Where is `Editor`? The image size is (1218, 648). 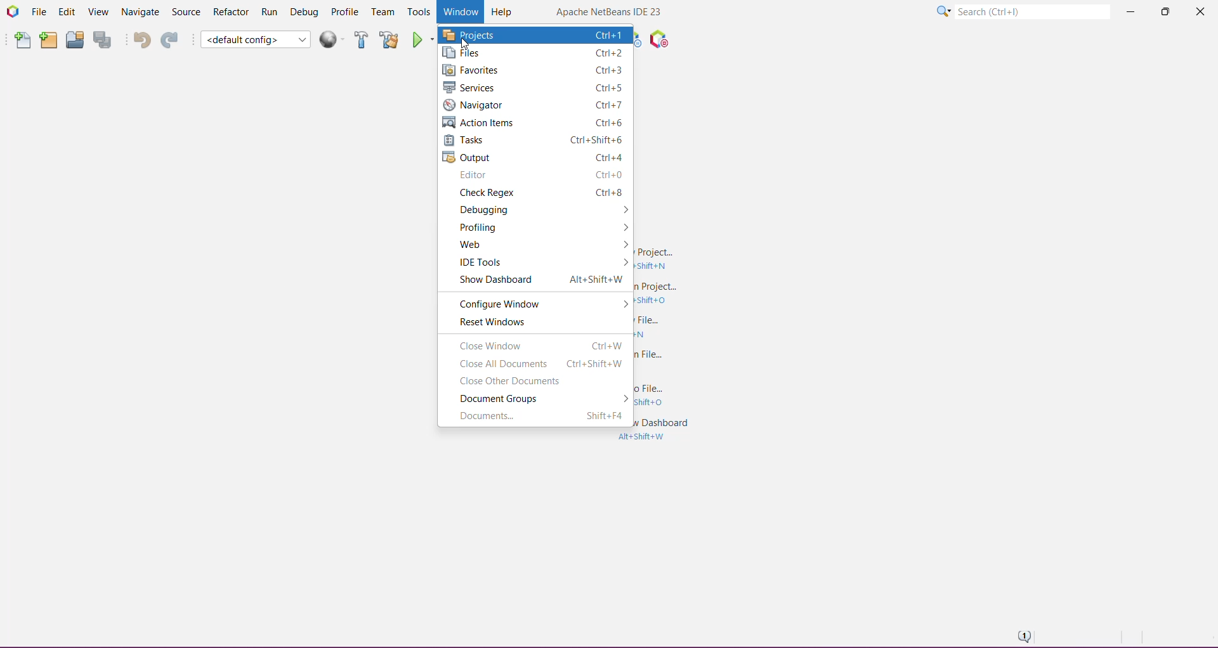
Editor is located at coordinates (537, 175).